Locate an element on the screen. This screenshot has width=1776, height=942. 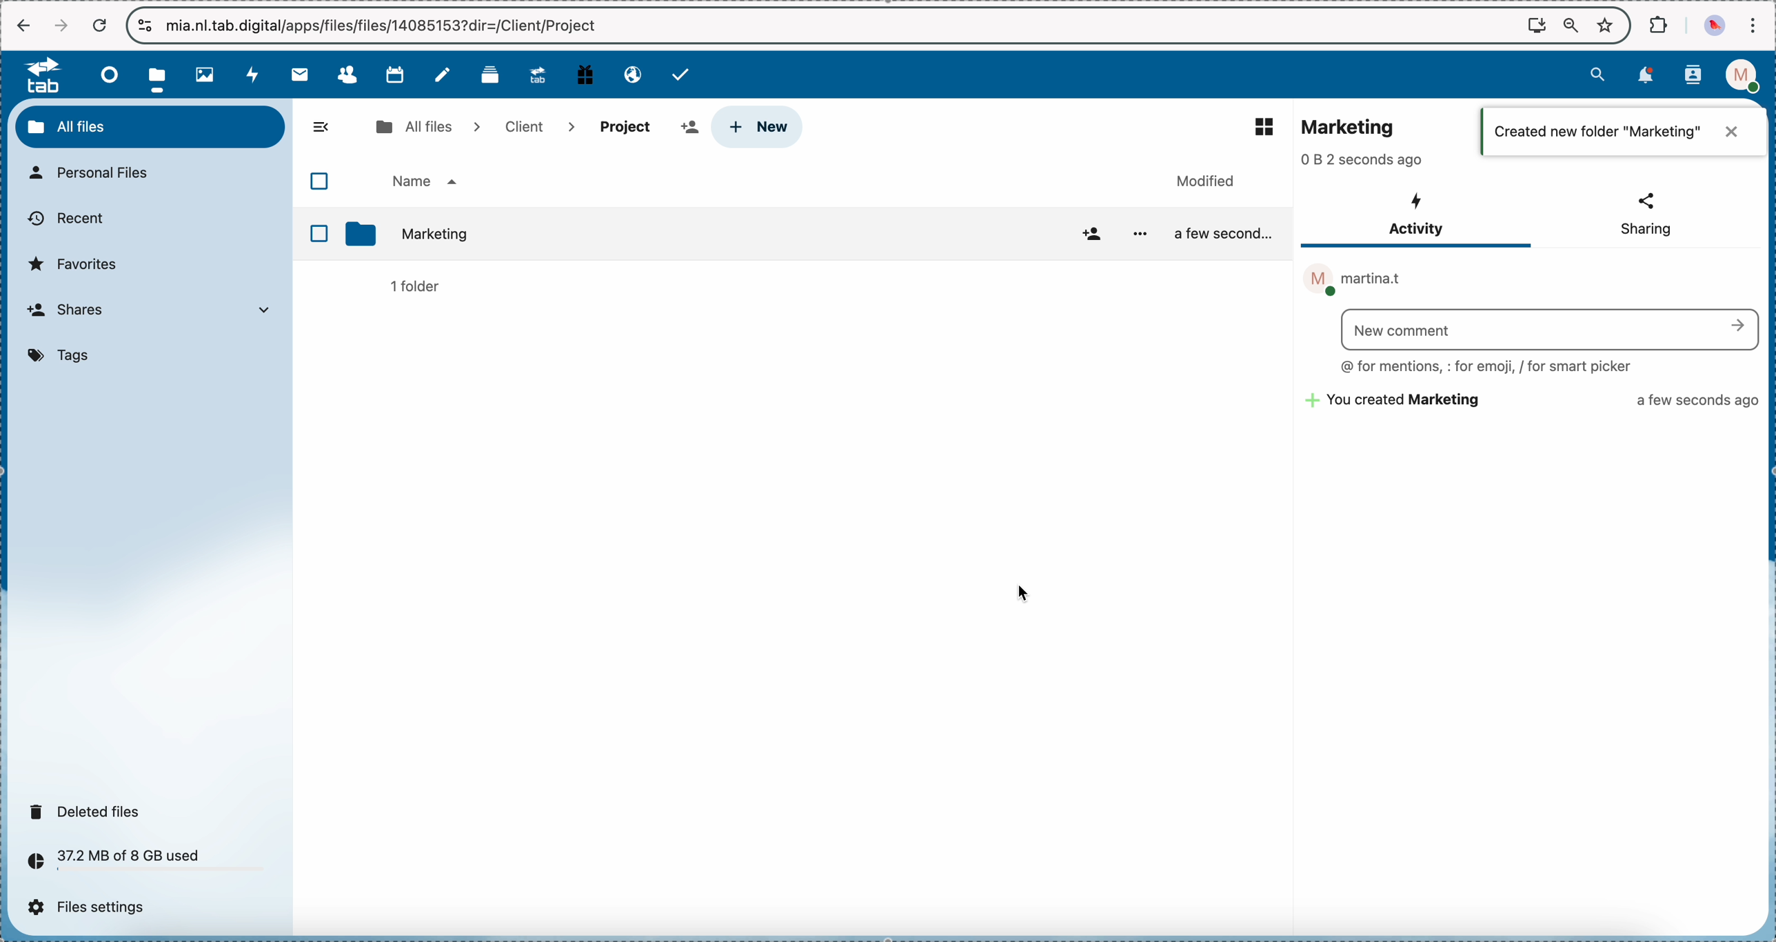
click on new button is located at coordinates (764, 128).